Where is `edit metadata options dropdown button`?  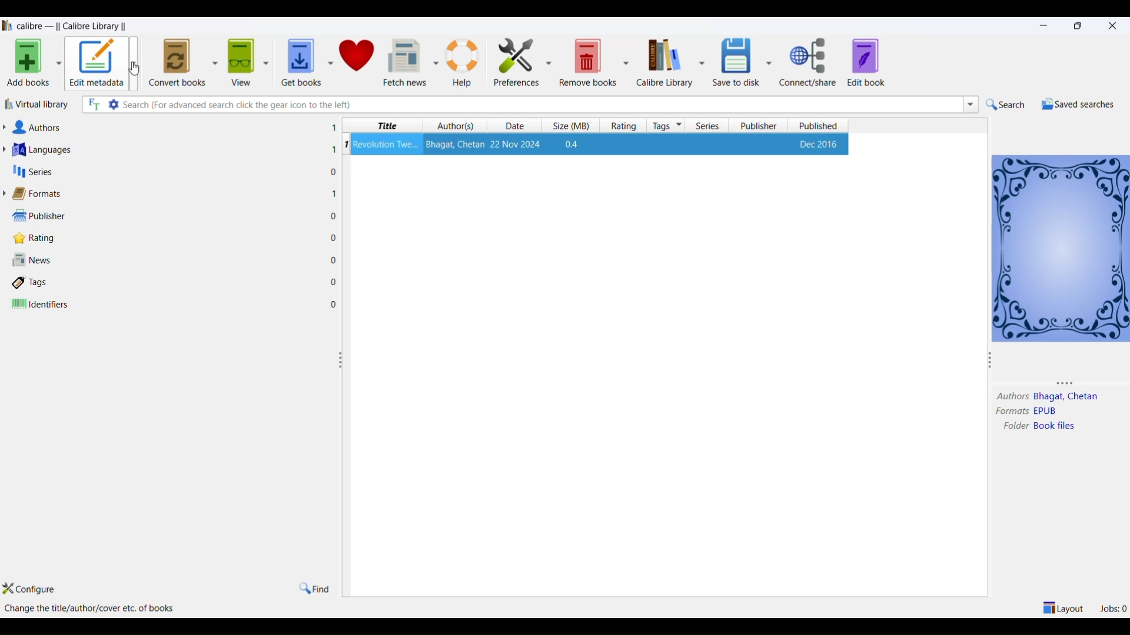
edit metadata options dropdown button is located at coordinates (137, 63).